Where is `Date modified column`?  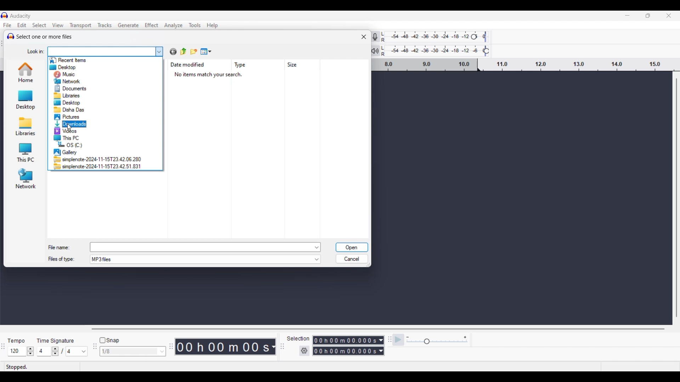 Date modified column is located at coordinates (189, 65).